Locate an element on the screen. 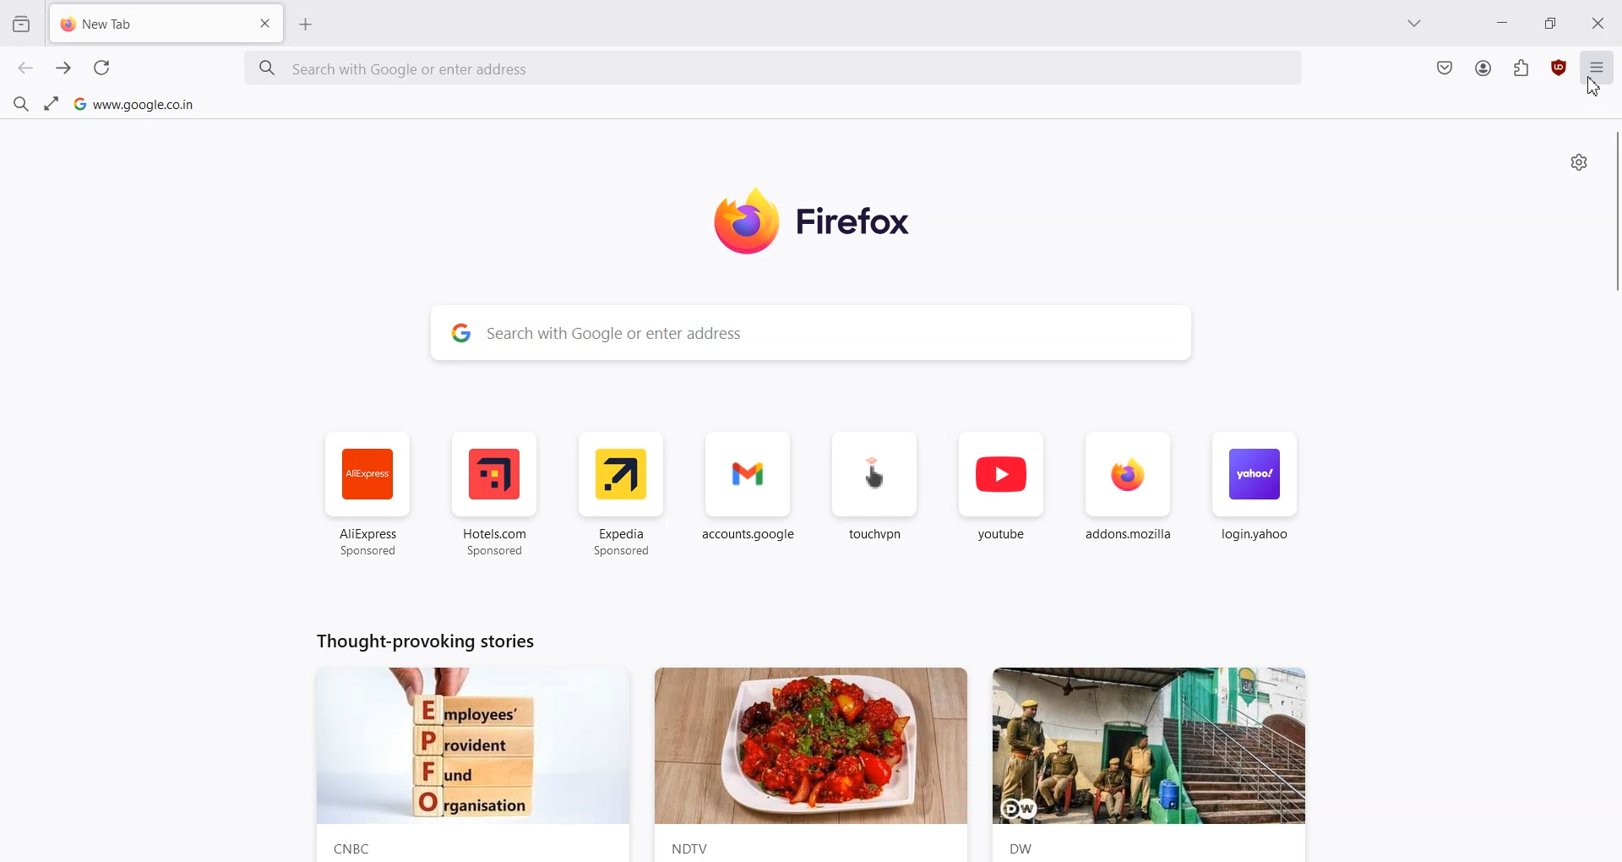 Image resolution: width=1622 pixels, height=862 pixels. Go back to one page  is located at coordinates (26, 68).